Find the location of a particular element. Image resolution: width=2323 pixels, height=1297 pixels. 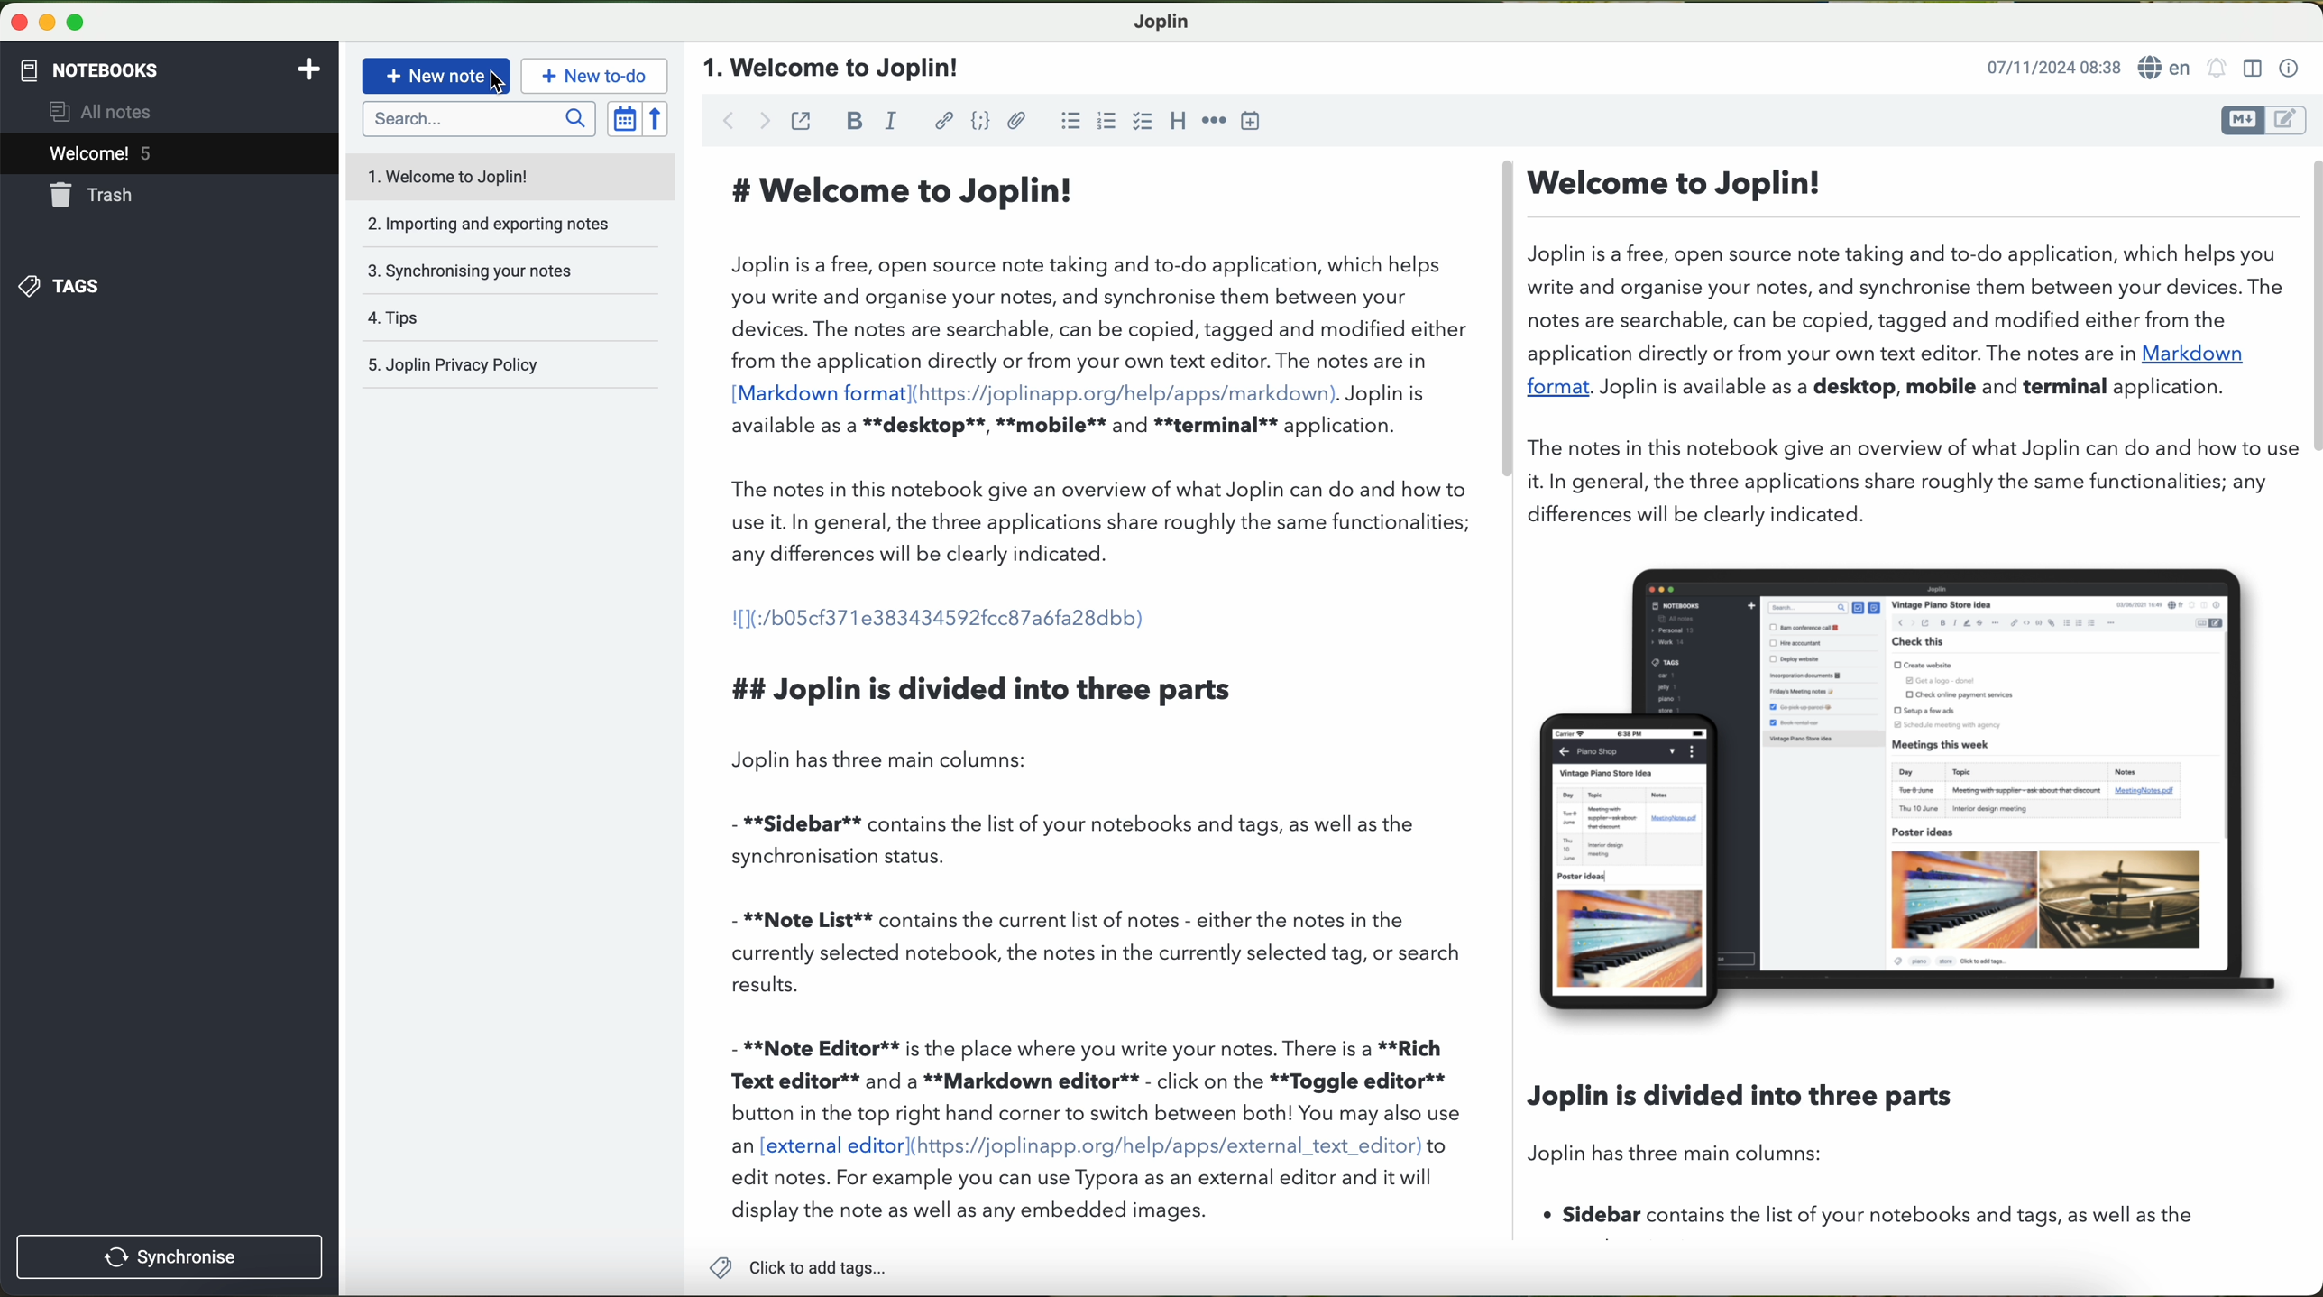

close is located at coordinates (14, 19).